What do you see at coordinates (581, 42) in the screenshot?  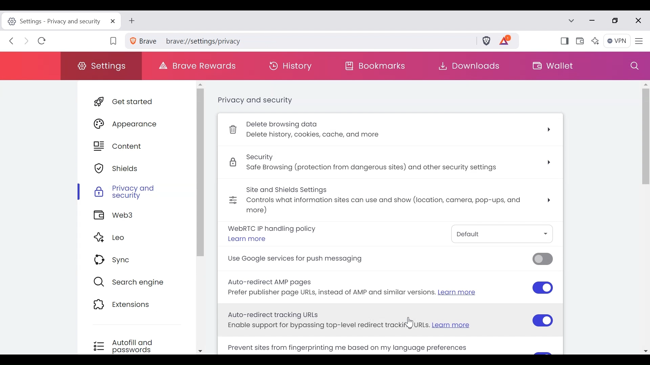 I see `Wallet` at bounding box center [581, 42].